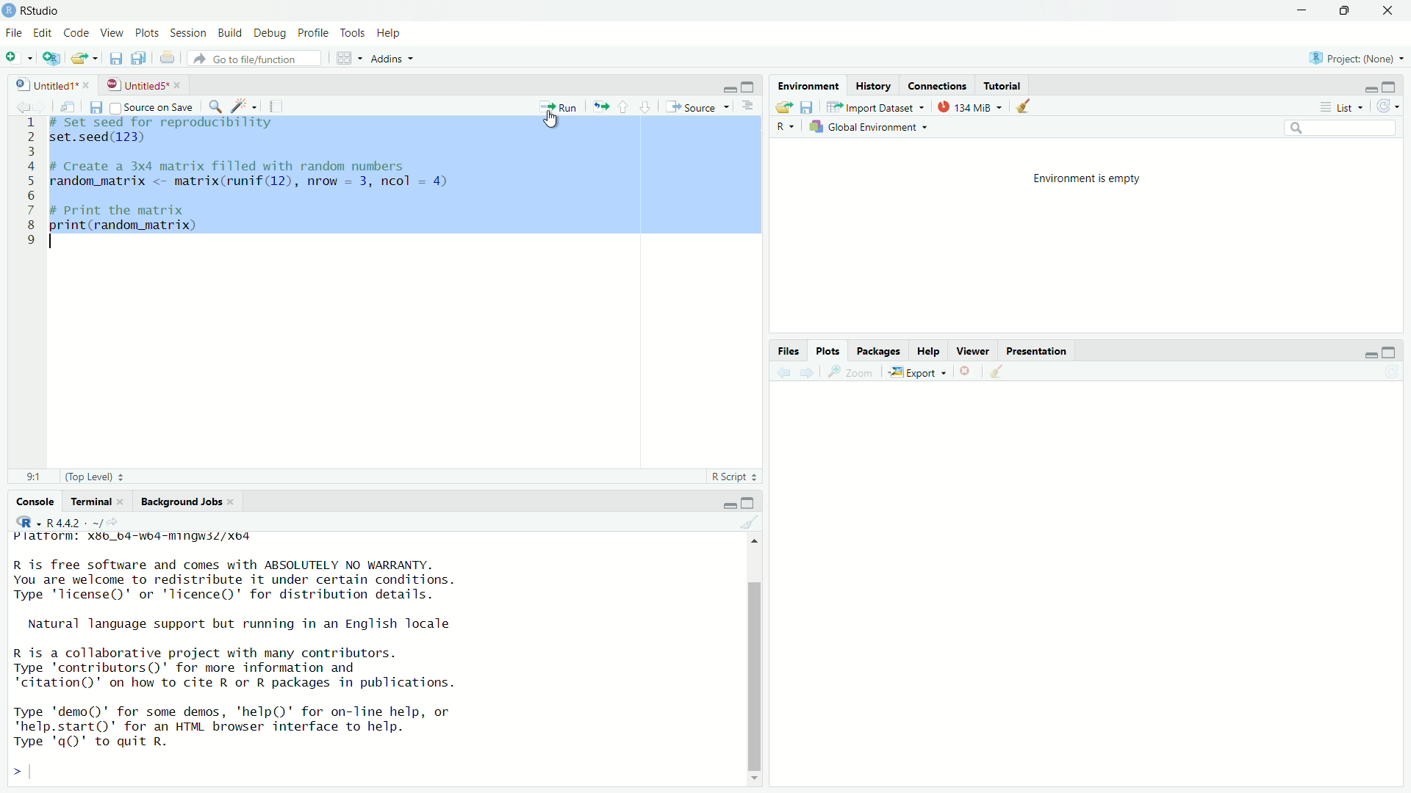 Image resolution: width=1411 pixels, height=793 pixels. I want to click on 1 # Set seed for reproducibility

2 set.seed(123)

3

4 # Create a 3x4 matrix filled with random numbers

5 random_matrix <- matrix(runif(12), nrow = 3, ncol = 4)
6

7 # Print the matrix

8 print(random_matrix) 1

9, so click(265, 184).